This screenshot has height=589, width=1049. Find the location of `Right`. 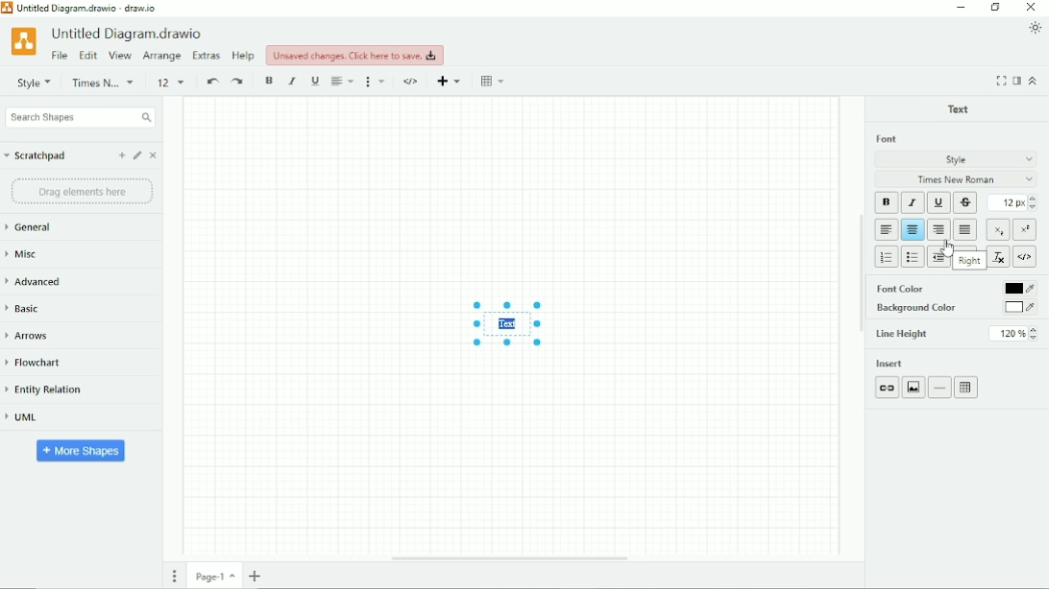

Right is located at coordinates (939, 229).